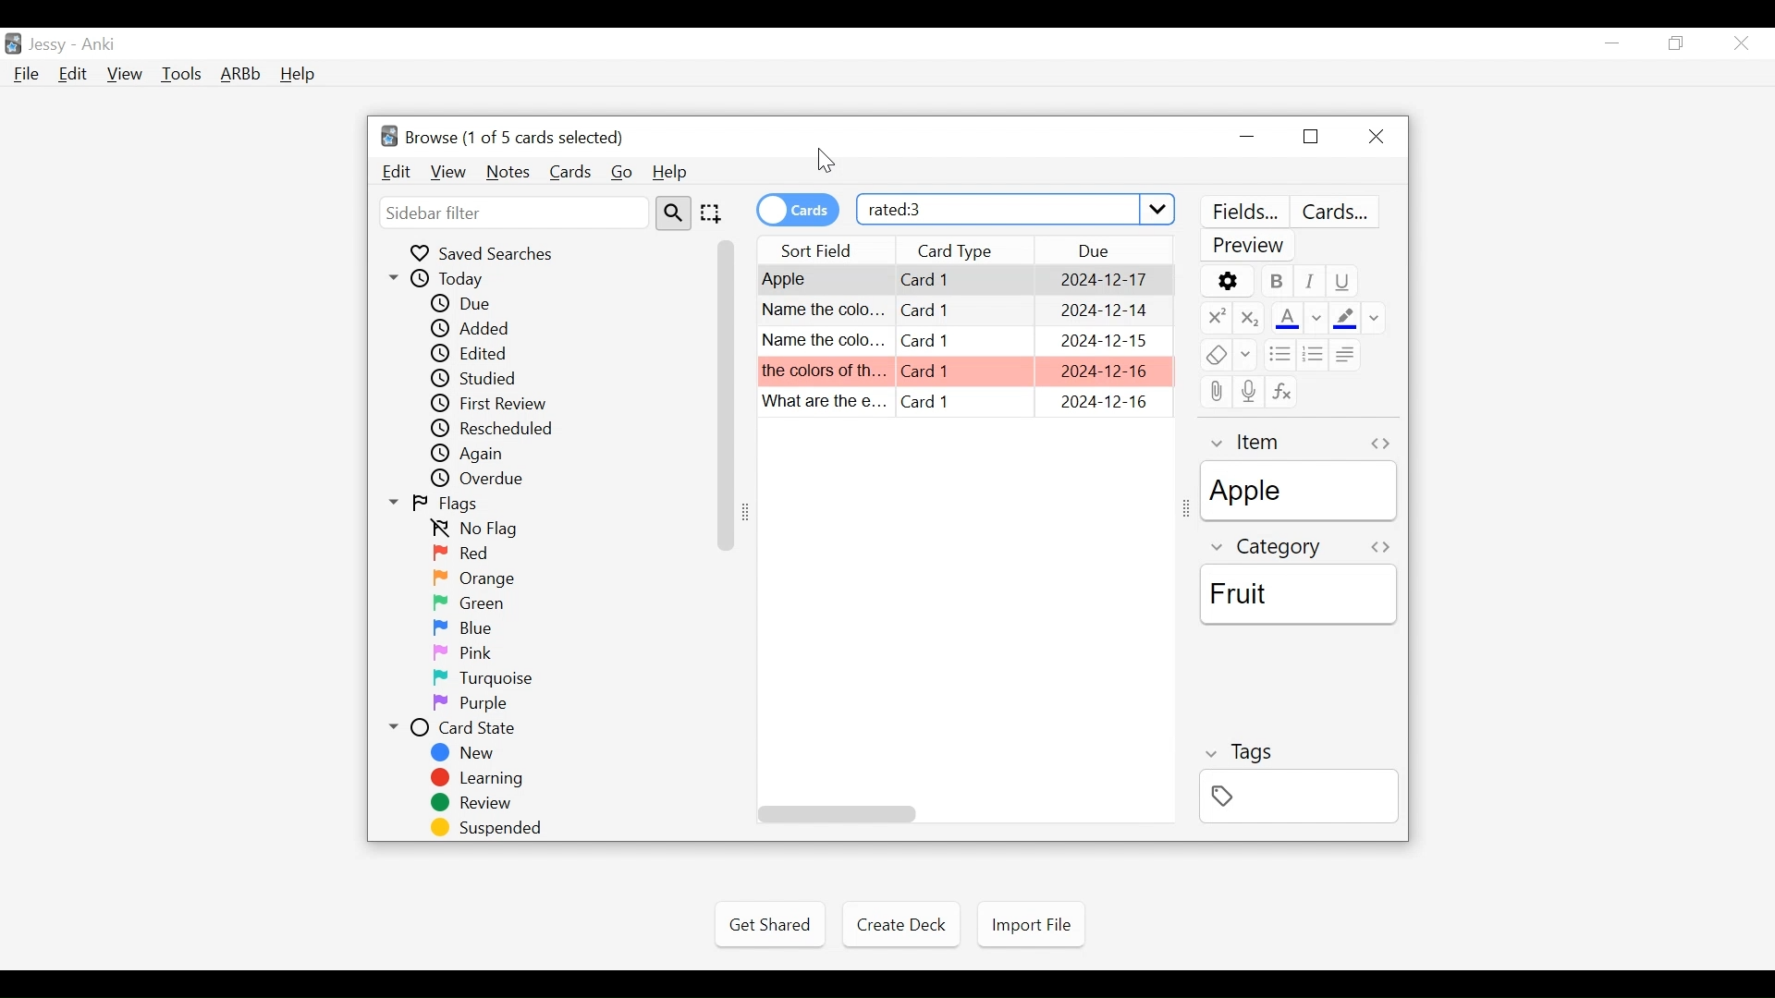 Image resolution: width=1775 pixels, height=998 pixels. What do you see at coordinates (1216, 317) in the screenshot?
I see `Superscript` at bounding box center [1216, 317].